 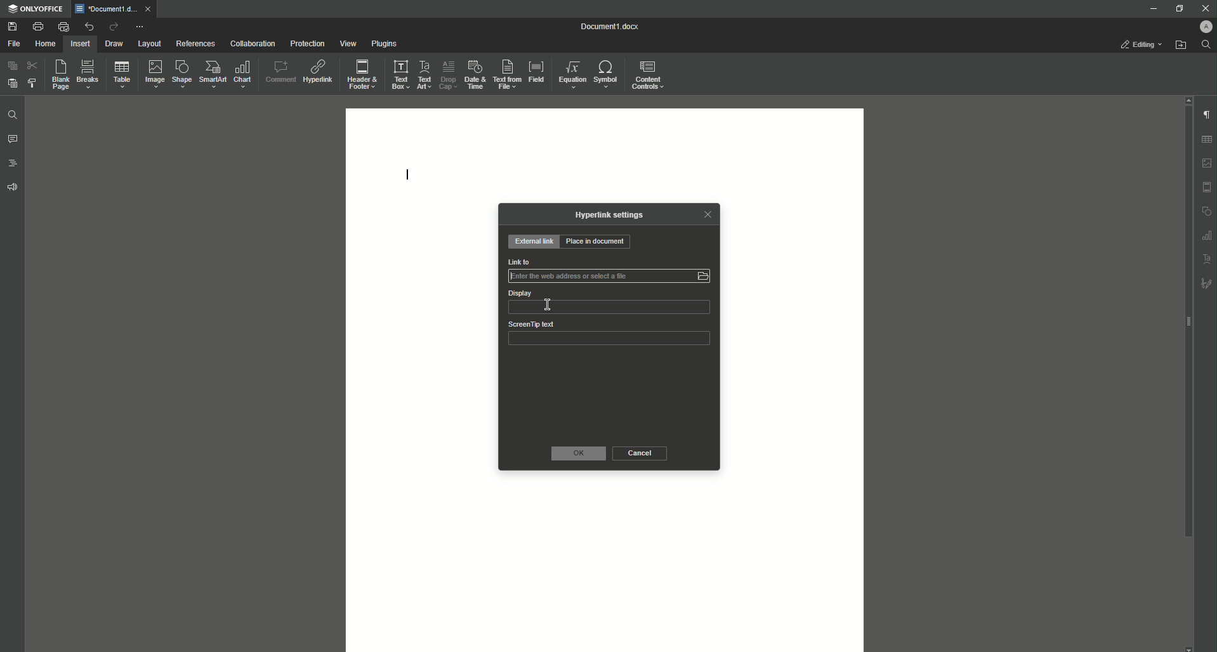 I want to click on Document1.docx, so click(x=613, y=26).